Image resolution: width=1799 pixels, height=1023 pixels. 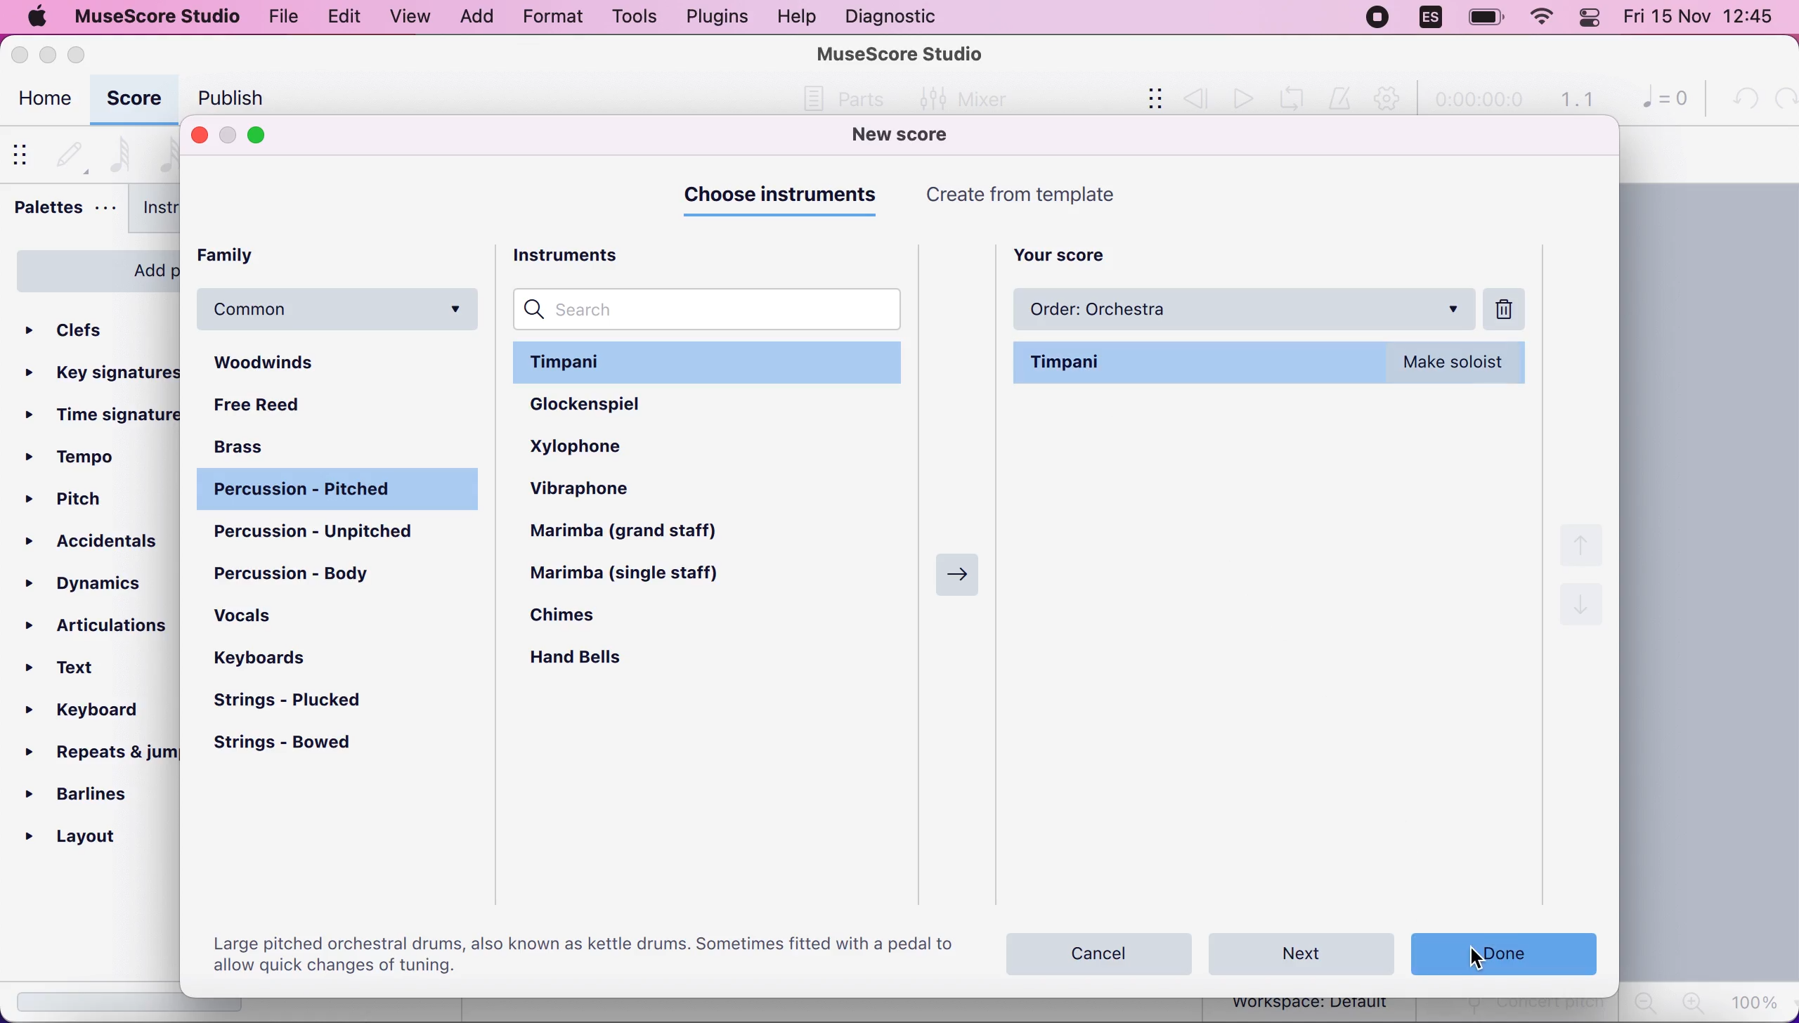 What do you see at coordinates (260, 445) in the screenshot?
I see `brass` at bounding box center [260, 445].